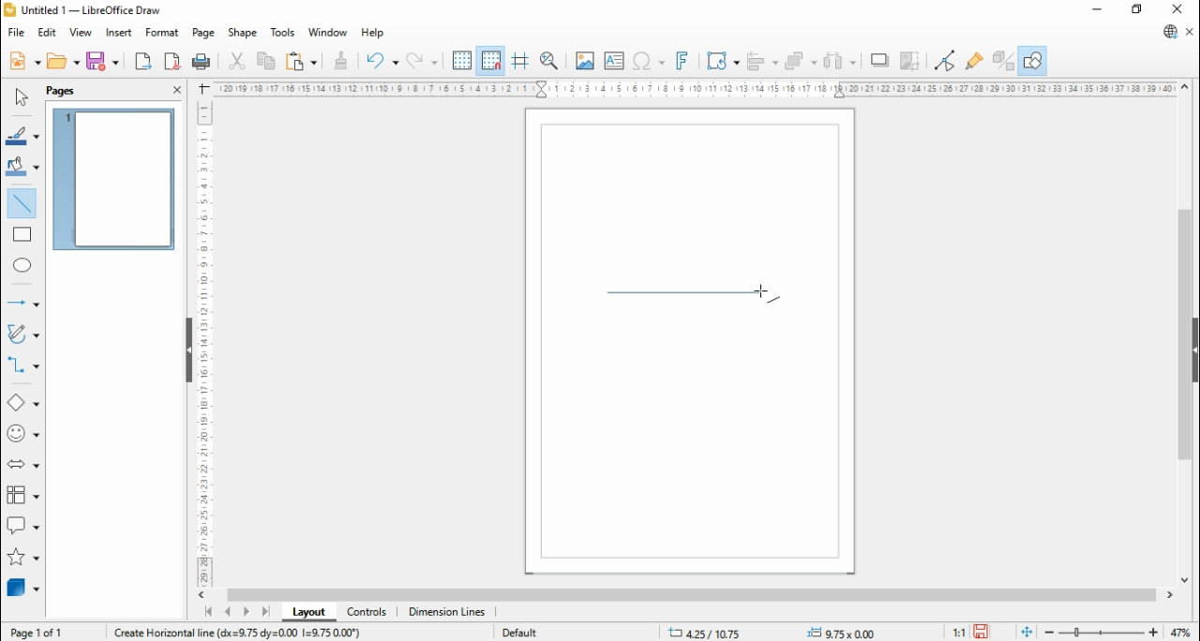  What do you see at coordinates (307, 611) in the screenshot?
I see `layout` at bounding box center [307, 611].